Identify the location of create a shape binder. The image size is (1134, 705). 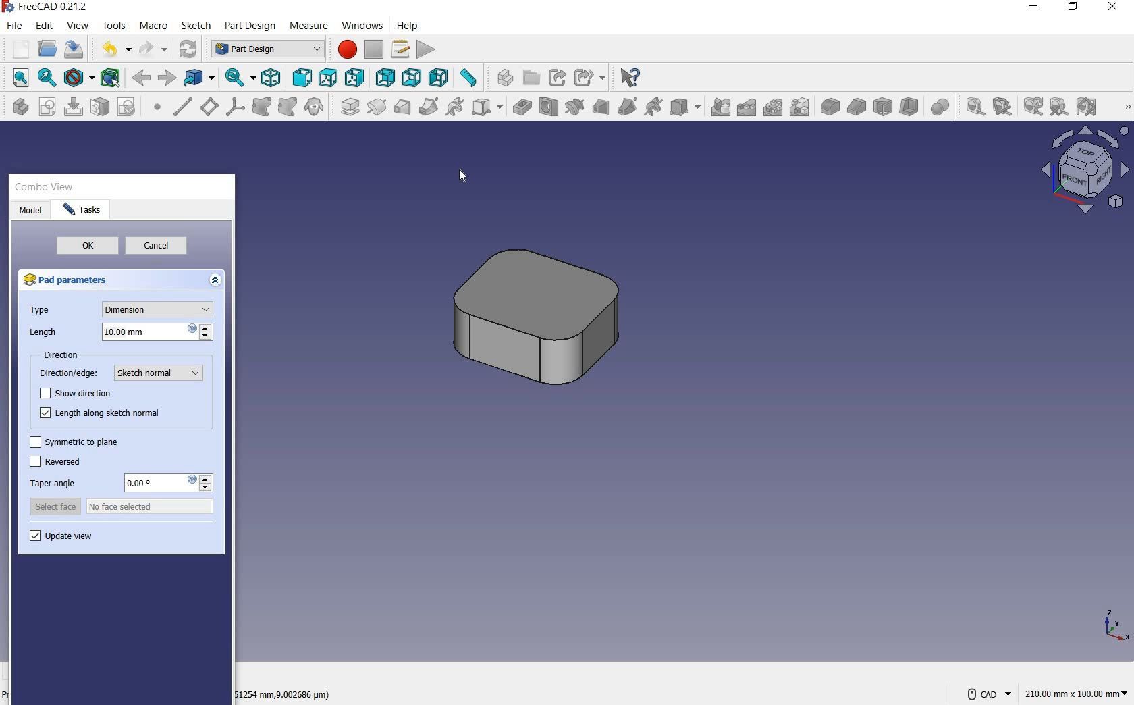
(262, 107).